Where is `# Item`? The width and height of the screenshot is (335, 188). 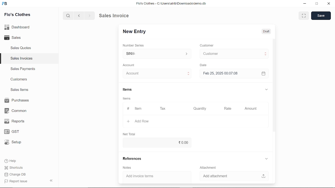 # Item is located at coordinates (134, 109).